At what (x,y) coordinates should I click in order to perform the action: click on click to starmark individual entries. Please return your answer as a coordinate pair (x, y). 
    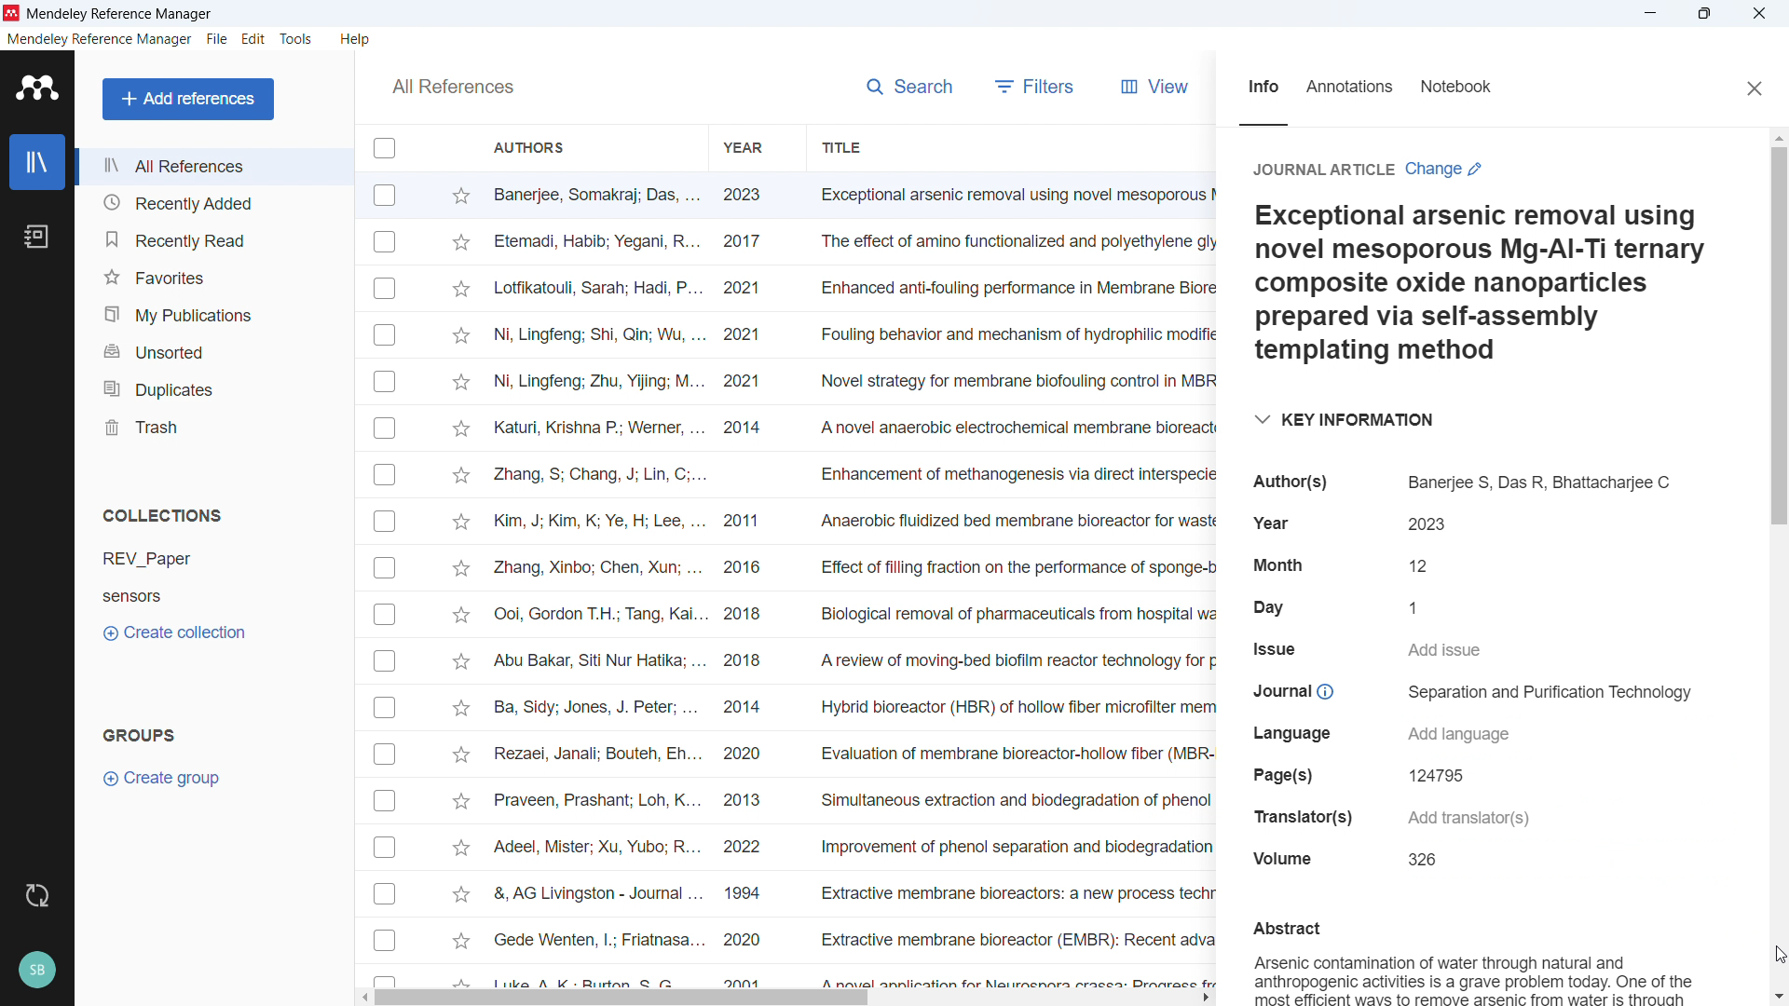
    Looking at the image, I should click on (462, 660).